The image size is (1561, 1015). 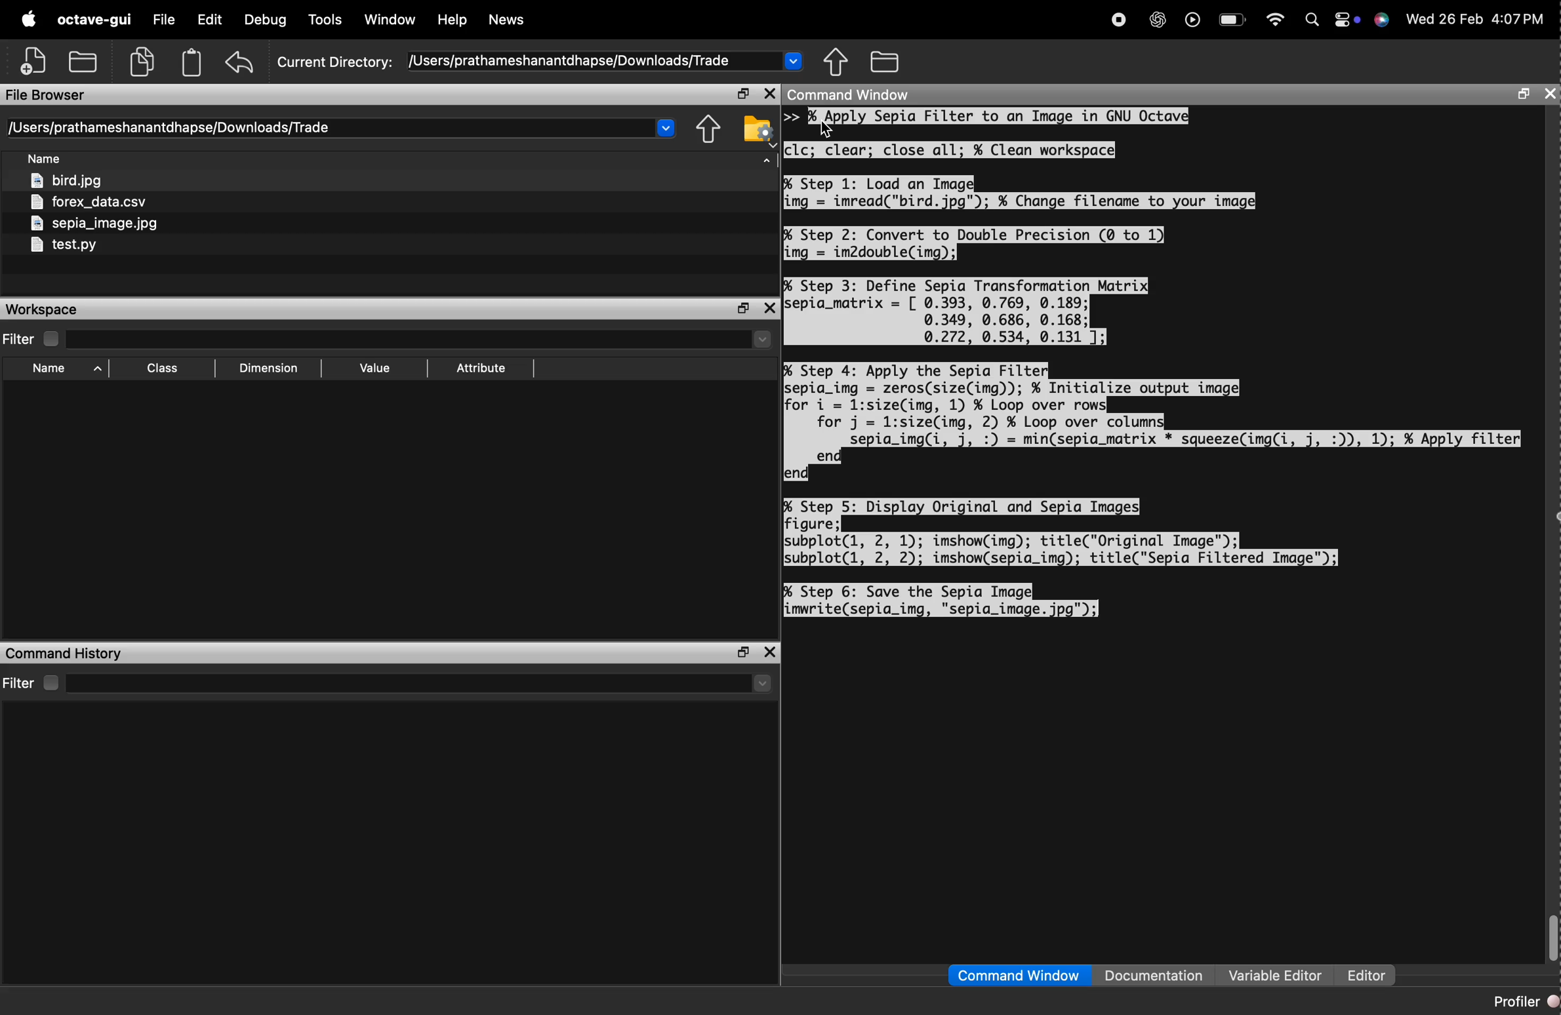 I want to click on  sepia_image.jpg, so click(x=96, y=224).